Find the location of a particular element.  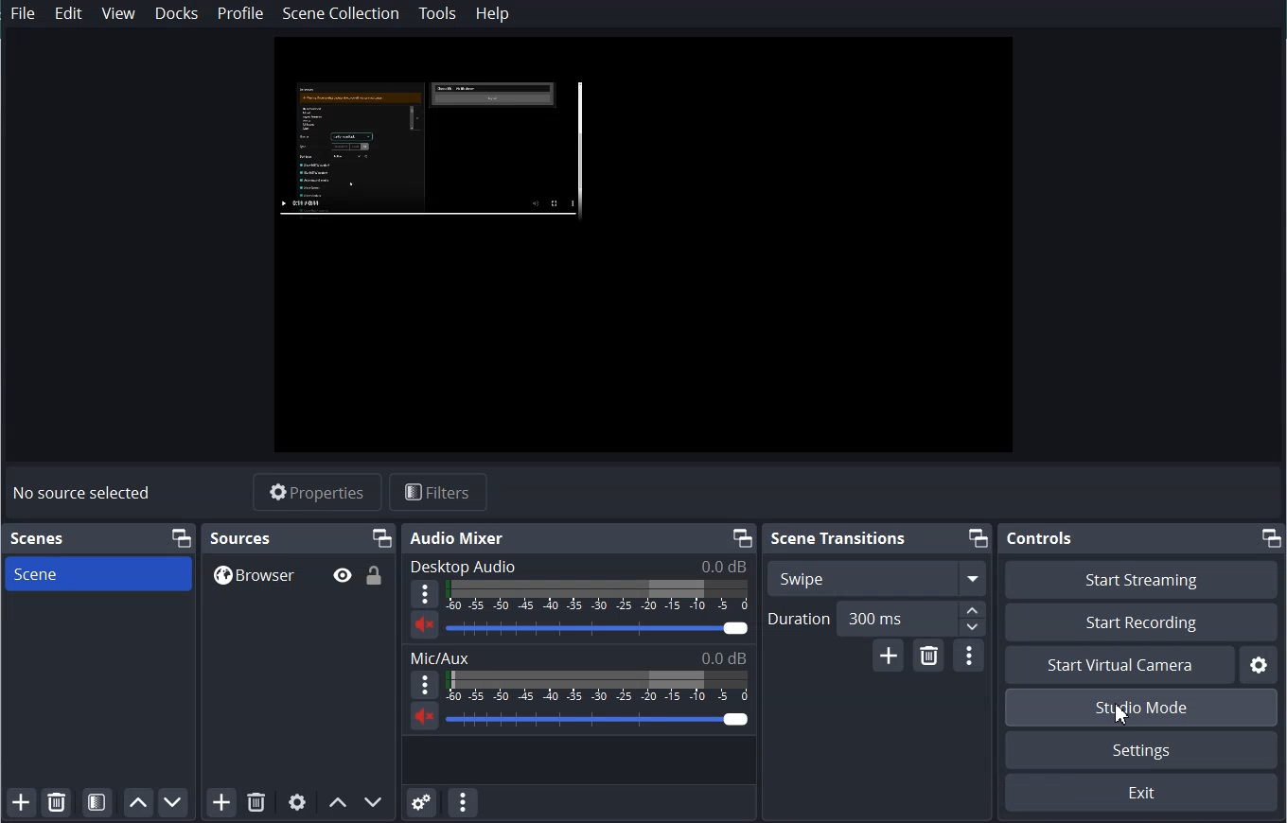

Duration is located at coordinates (876, 620).